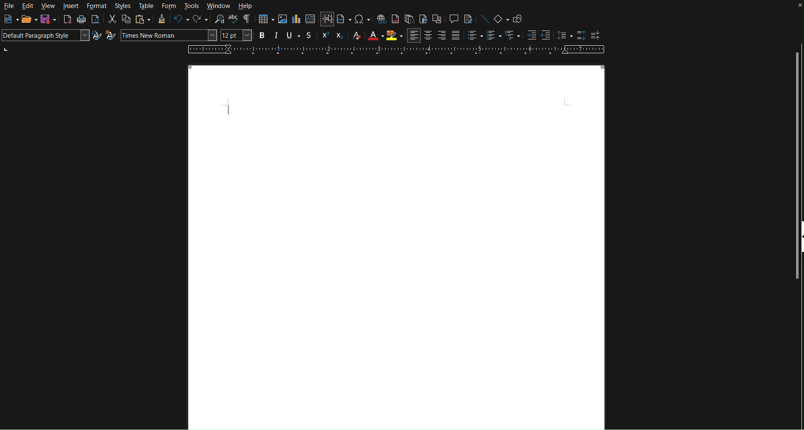 The image size is (804, 430). Describe the element at coordinates (395, 19) in the screenshot. I see `Insert Footnote` at that location.